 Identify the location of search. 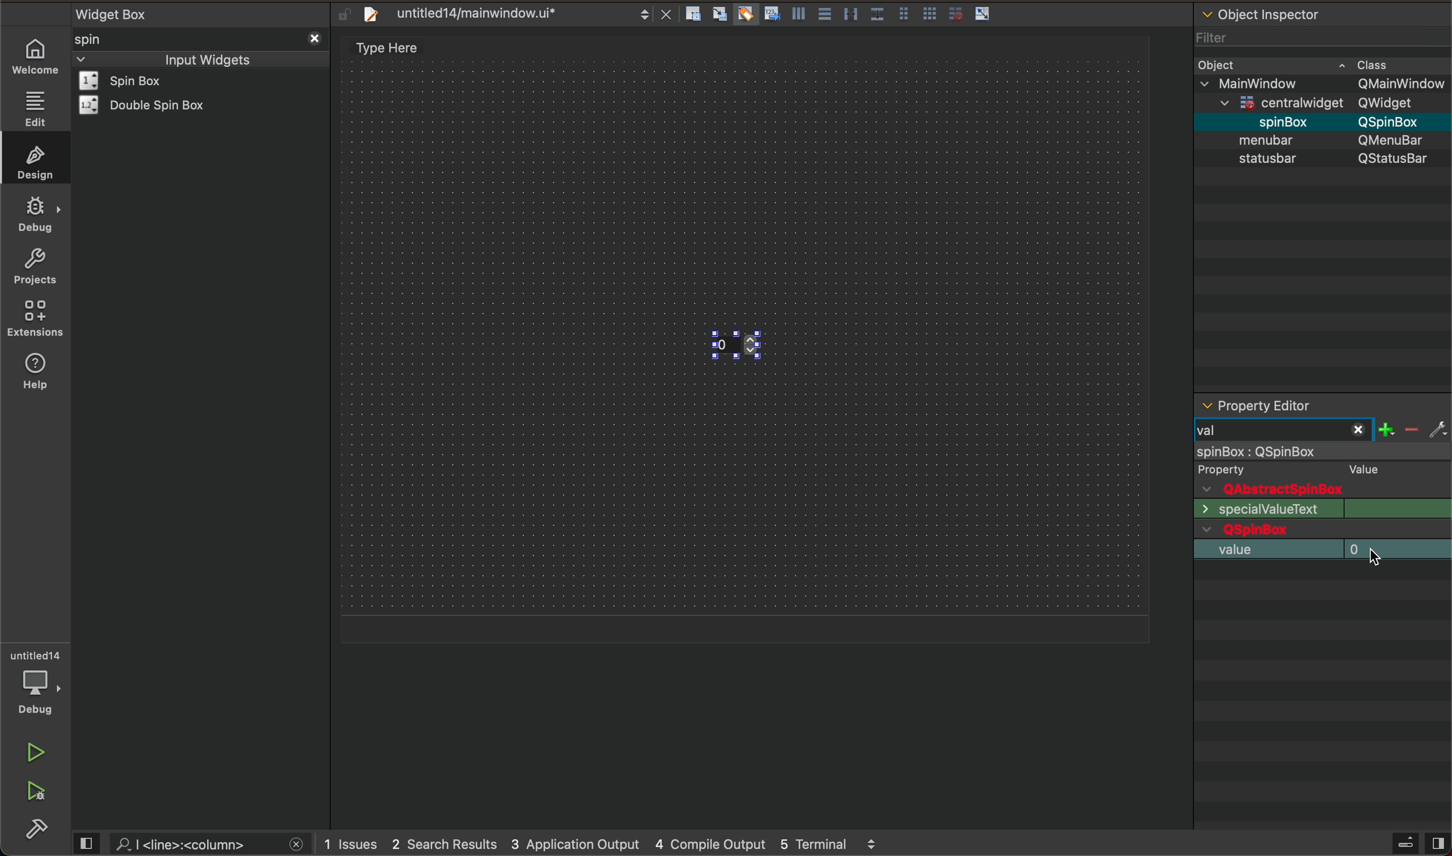
(194, 843).